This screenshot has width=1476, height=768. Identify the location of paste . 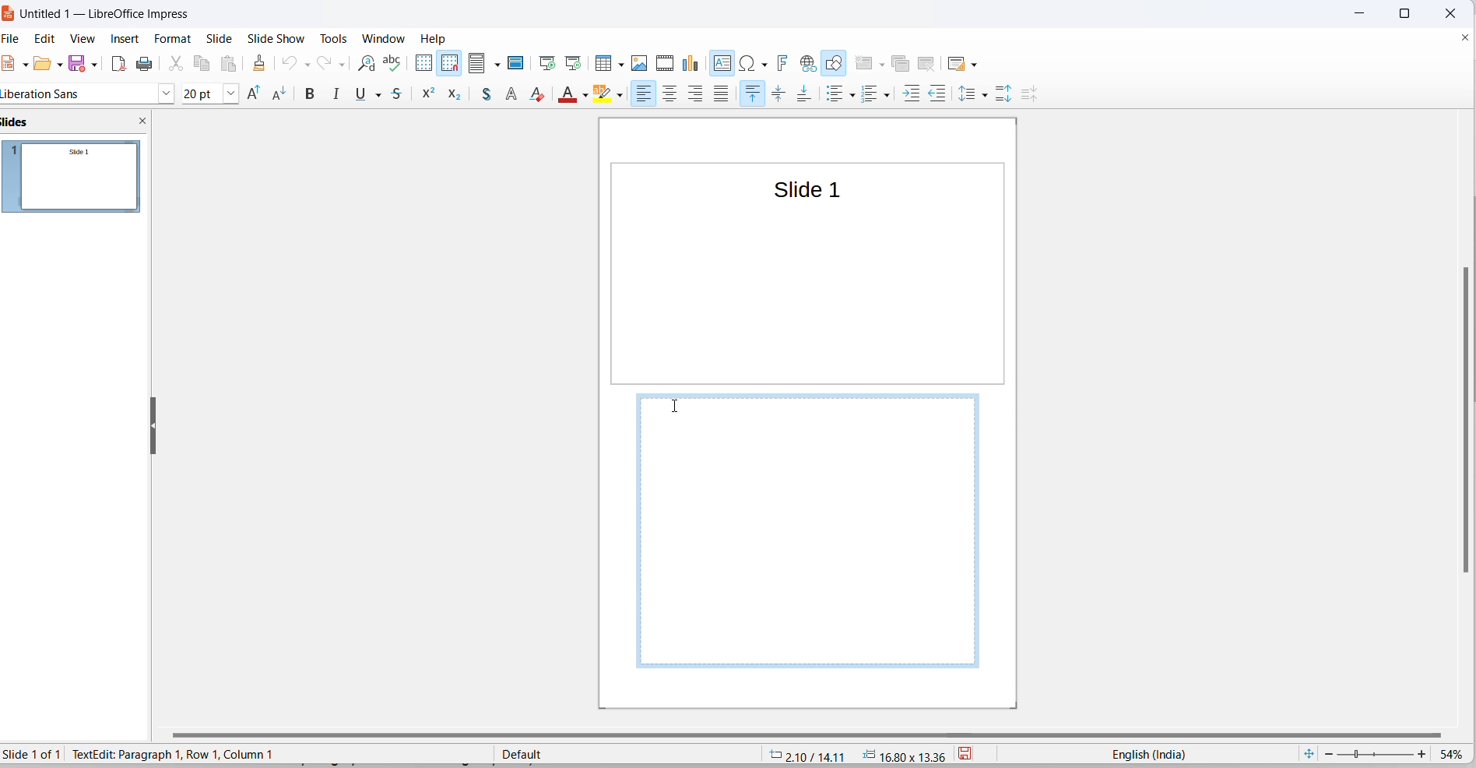
(232, 64).